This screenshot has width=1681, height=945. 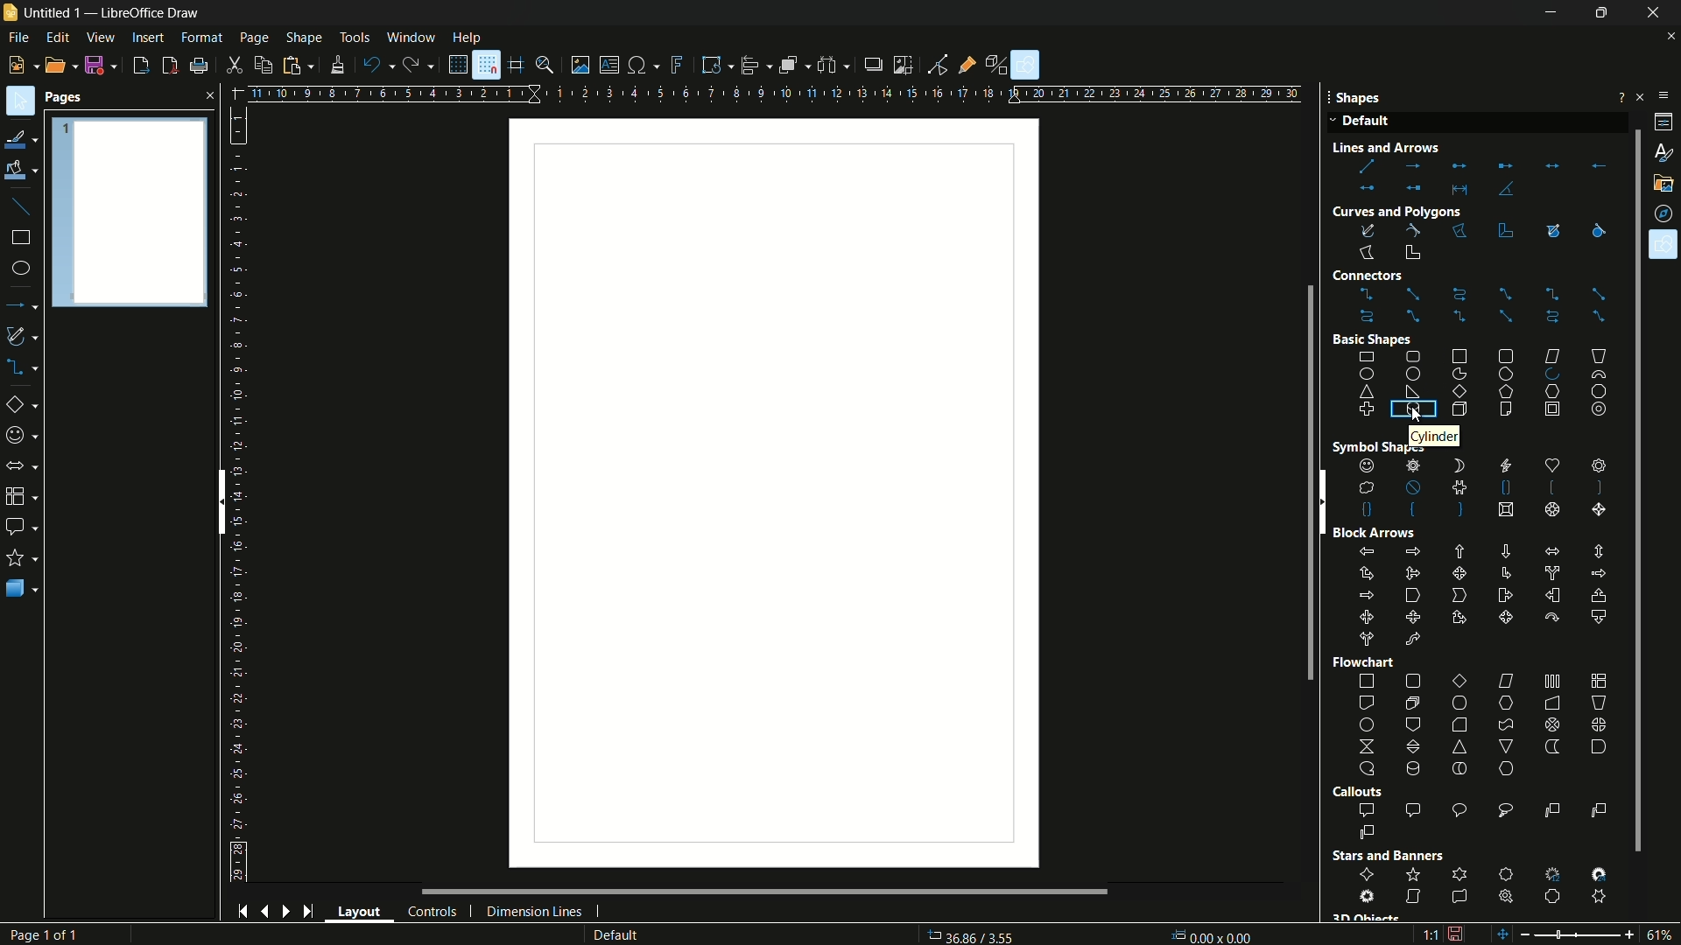 What do you see at coordinates (378, 66) in the screenshot?
I see `undo` at bounding box center [378, 66].